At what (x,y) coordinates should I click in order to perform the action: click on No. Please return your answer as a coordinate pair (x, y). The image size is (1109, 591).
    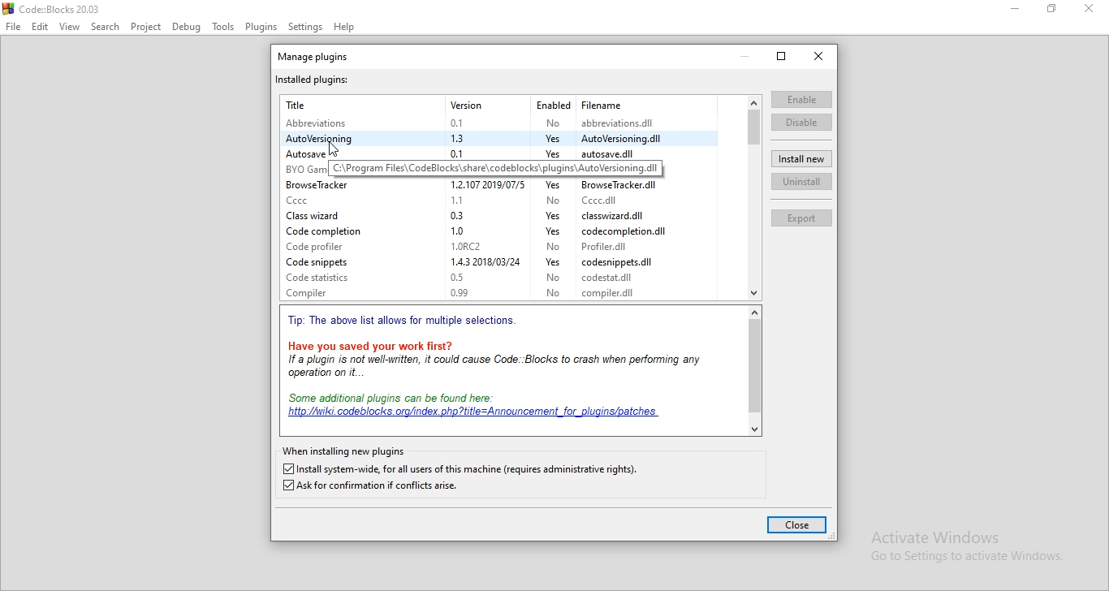
    Looking at the image, I should click on (553, 201).